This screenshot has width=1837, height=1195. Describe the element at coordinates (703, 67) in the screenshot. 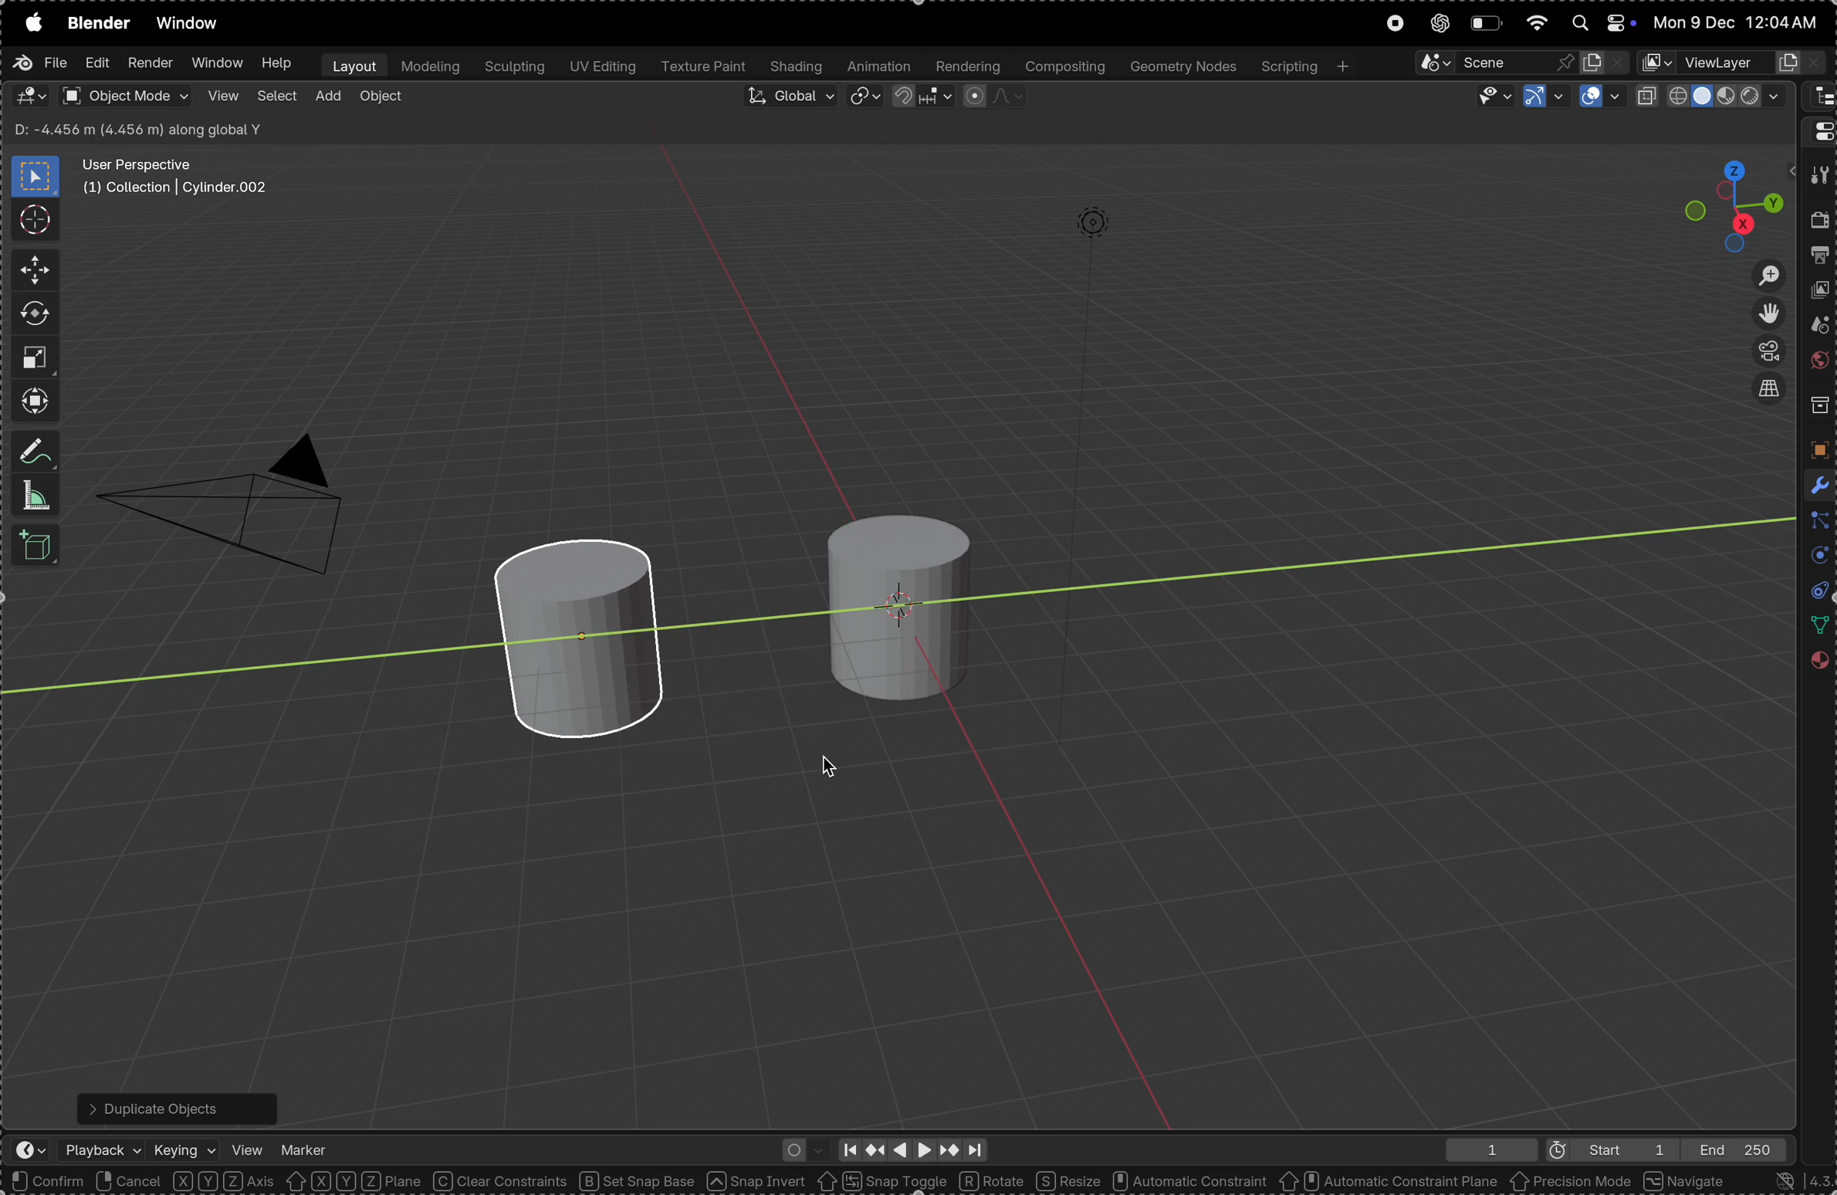

I see `texture paint` at that location.